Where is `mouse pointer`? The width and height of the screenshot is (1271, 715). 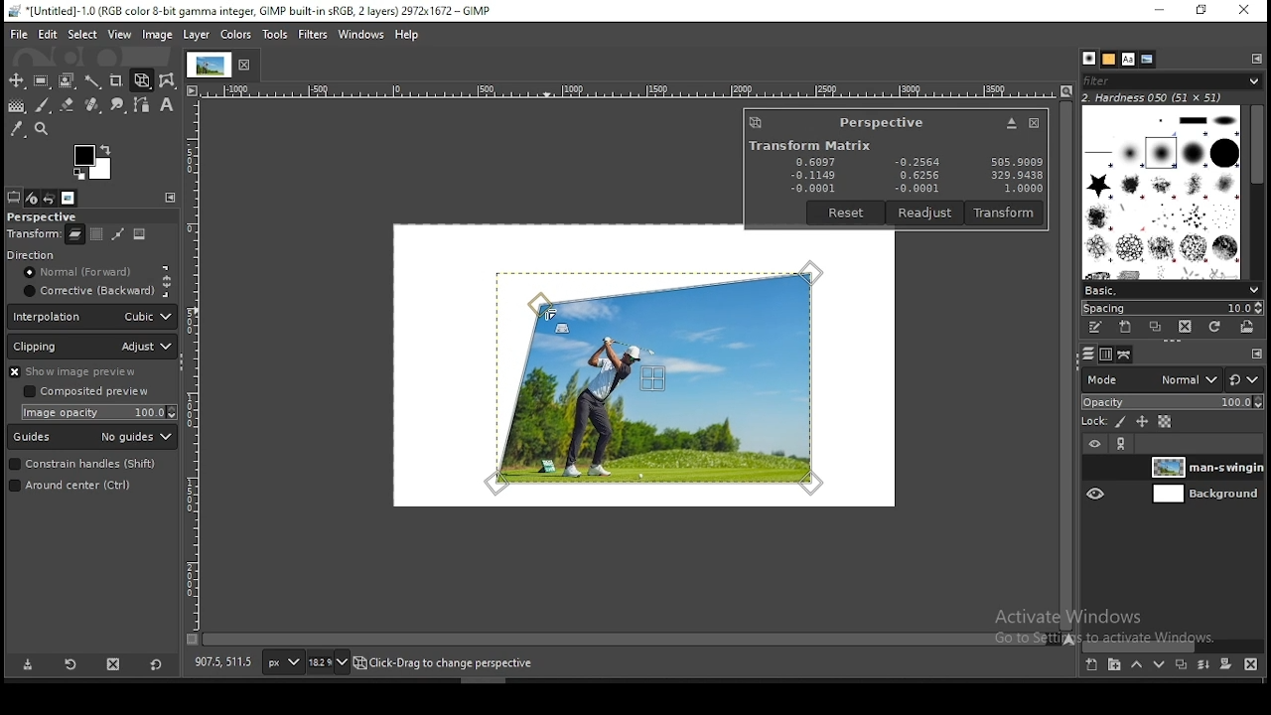
mouse pointer is located at coordinates (547, 314).